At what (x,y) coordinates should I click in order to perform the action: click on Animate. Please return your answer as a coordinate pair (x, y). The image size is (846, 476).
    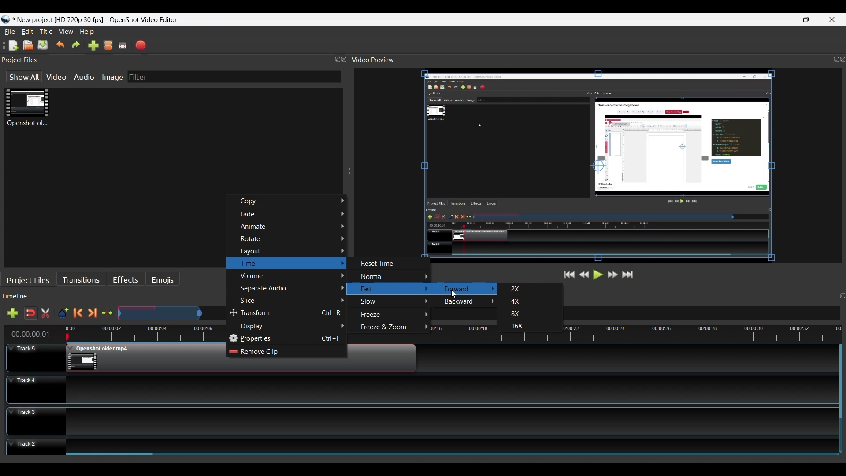
    Looking at the image, I should click on (292, 227).